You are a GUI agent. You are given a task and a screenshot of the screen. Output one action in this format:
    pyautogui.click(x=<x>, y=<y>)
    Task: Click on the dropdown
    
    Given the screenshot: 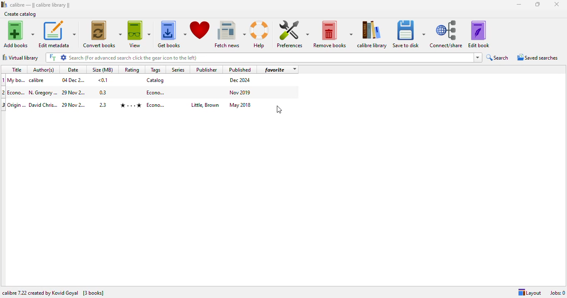 What is the action you would take?
    pyautogui.click(x=477, y=58)
    